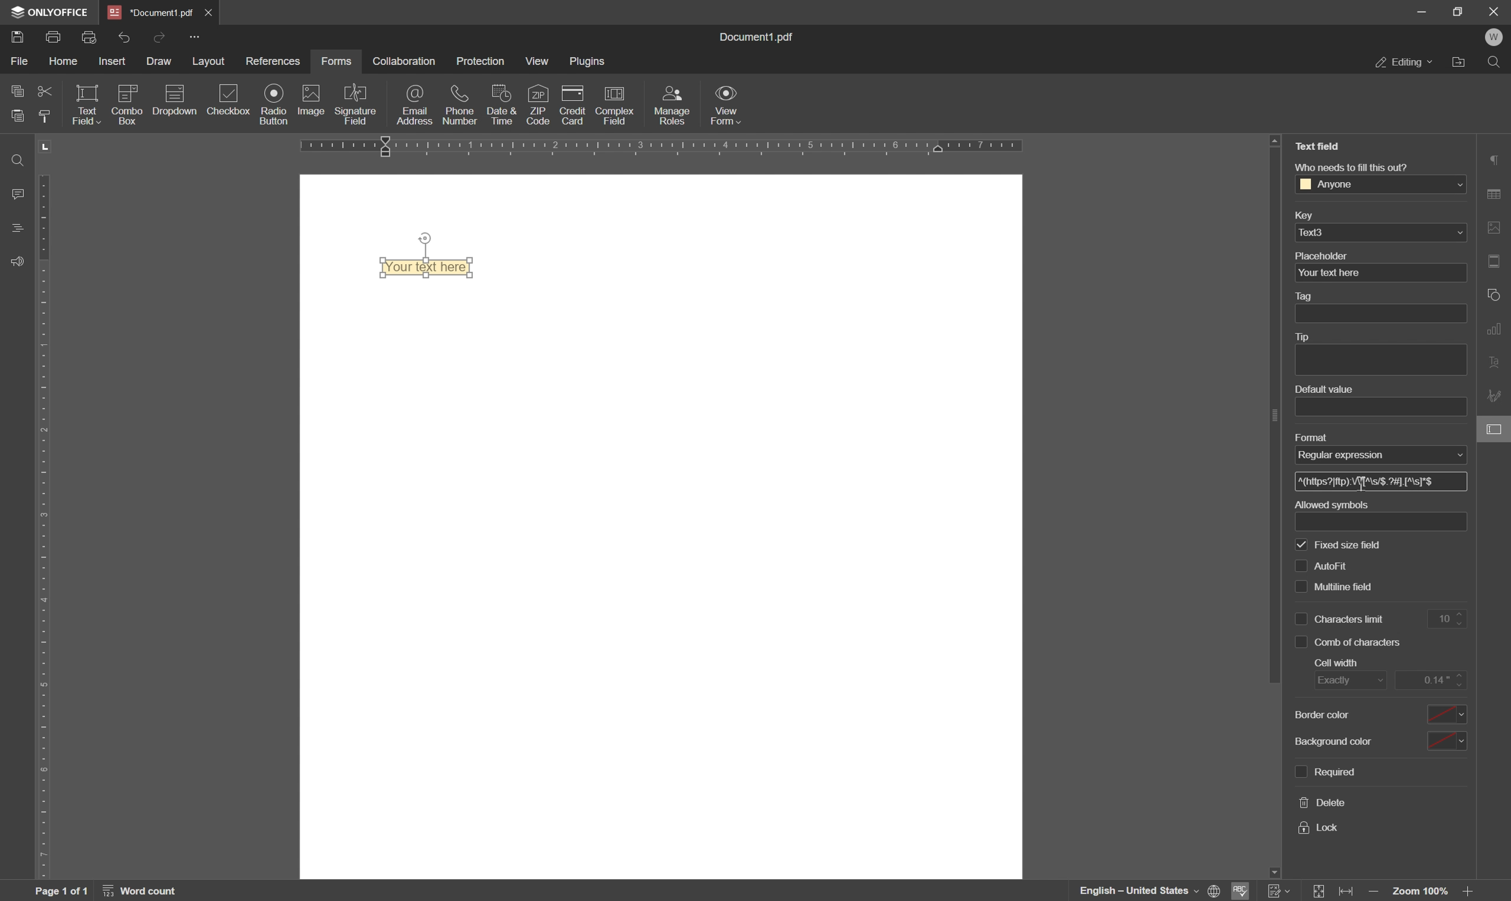 The image size is (1511, 901). Describe the element at coordinates (674, 104) in the screenshot. I see `manage roles` at that location.